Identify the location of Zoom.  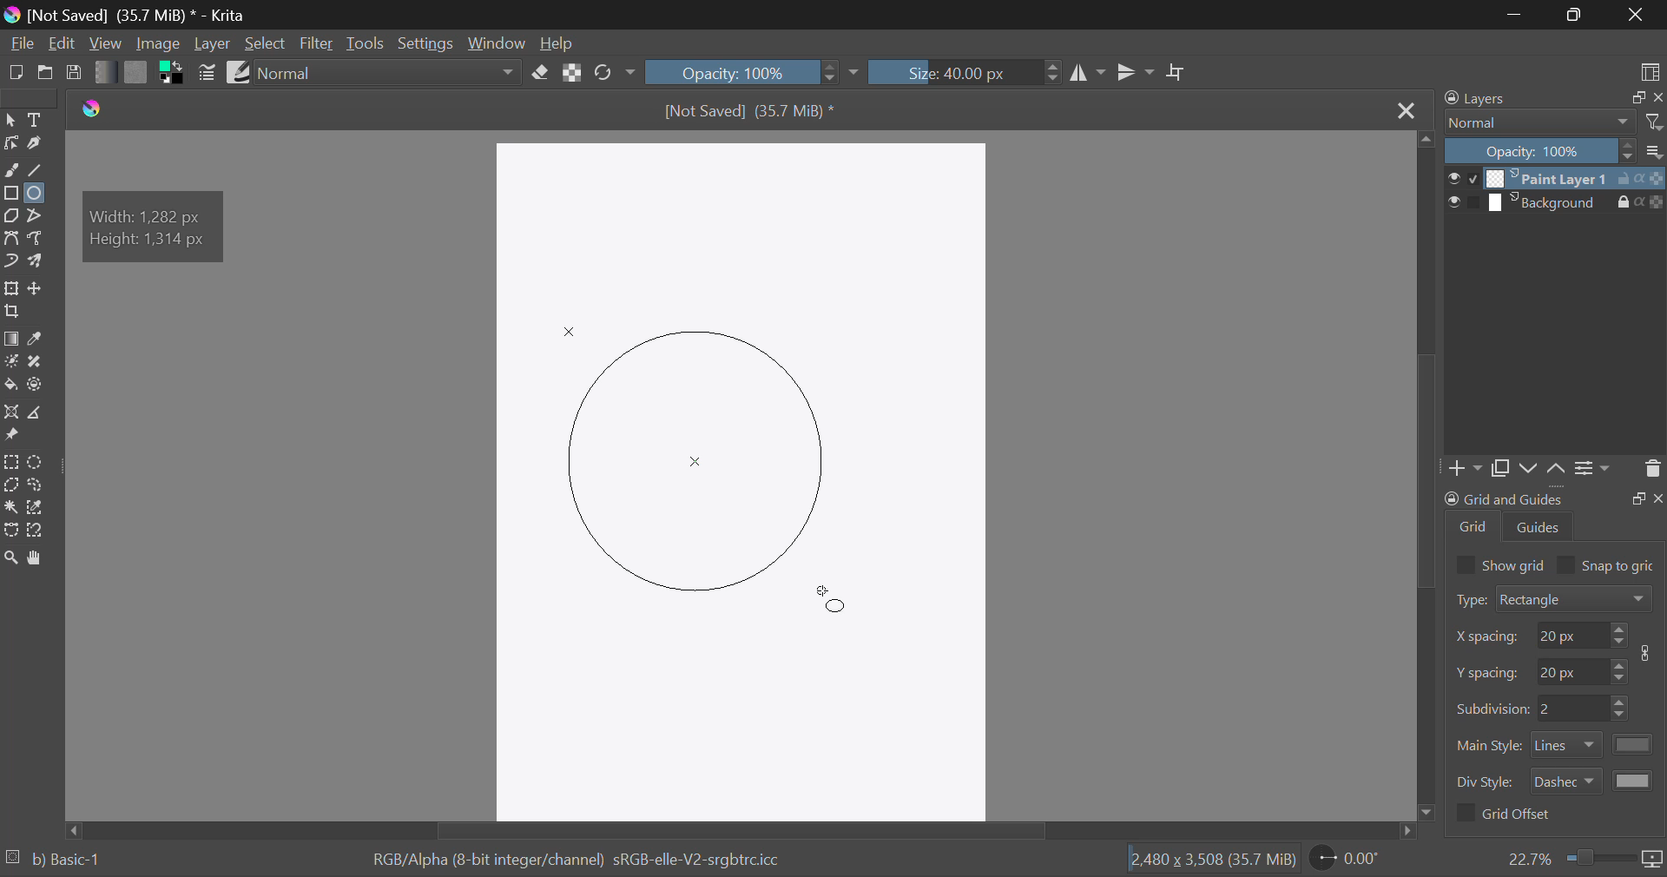
(1585, 859).